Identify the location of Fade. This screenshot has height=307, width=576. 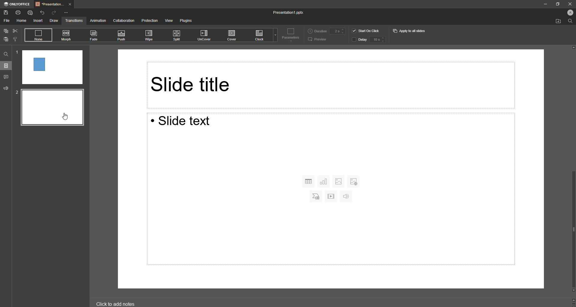
(94, 36).